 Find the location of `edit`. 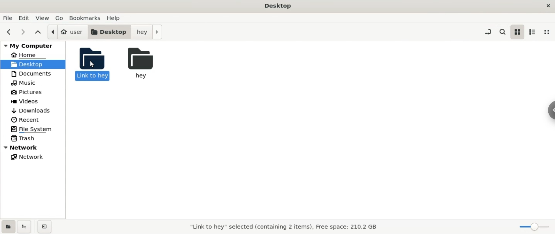

edit is located at coordinates (23, 18).